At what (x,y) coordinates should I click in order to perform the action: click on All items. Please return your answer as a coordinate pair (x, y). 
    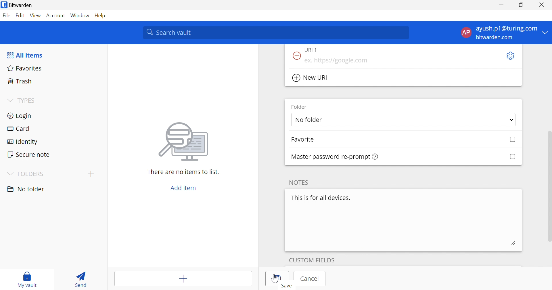
    Looking at the image, I should click on (24, 55).